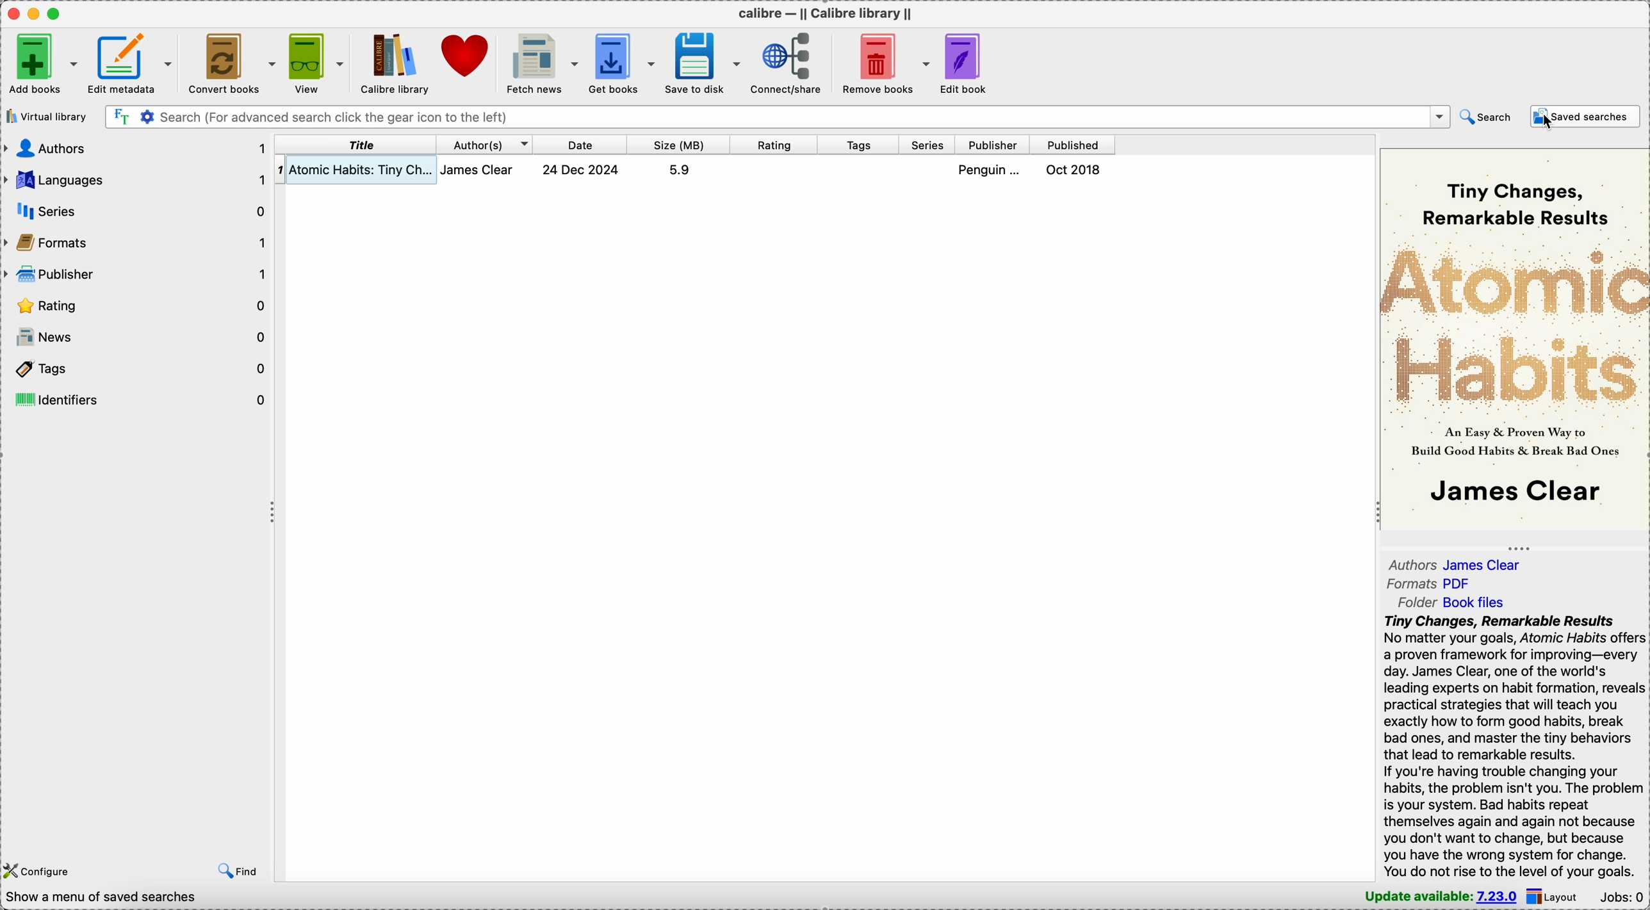  What do you see at coordinates (791, 62) in the screenshot?
I see `connect/share` at bounding box center [791, 62].